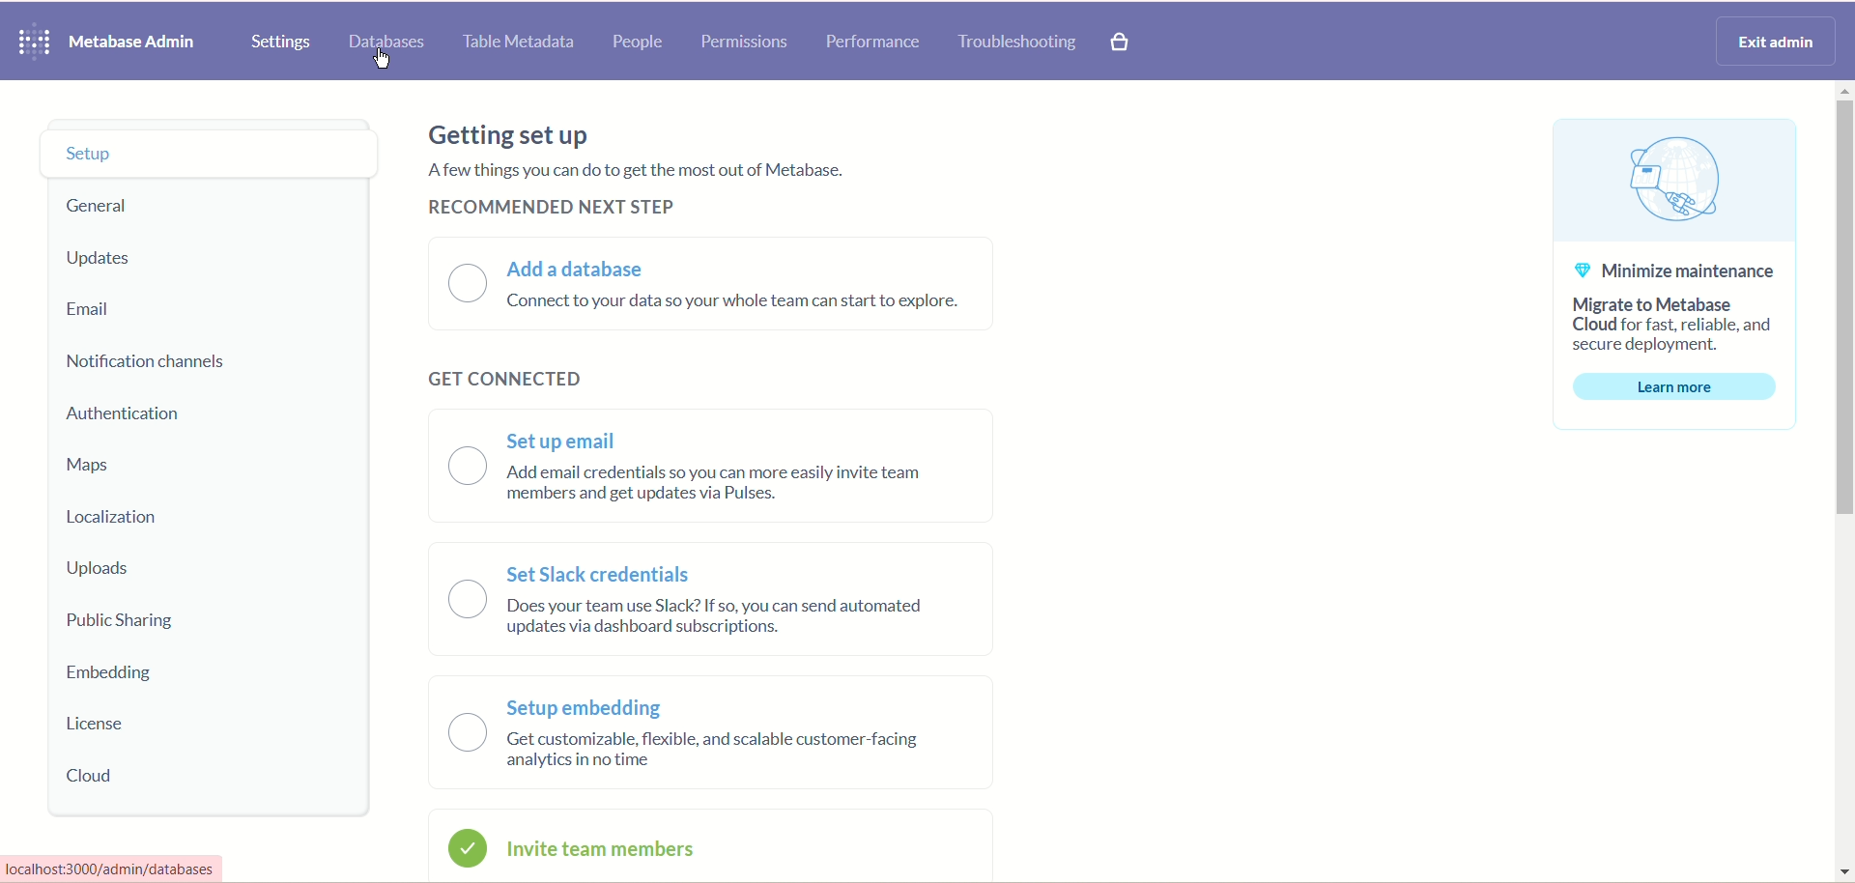 The width and height of the screenshot is (1855, 883). What do you see at coordinates (512, 137) in the screenshot?
I see `getting set up` at bounding box center [512, 137].